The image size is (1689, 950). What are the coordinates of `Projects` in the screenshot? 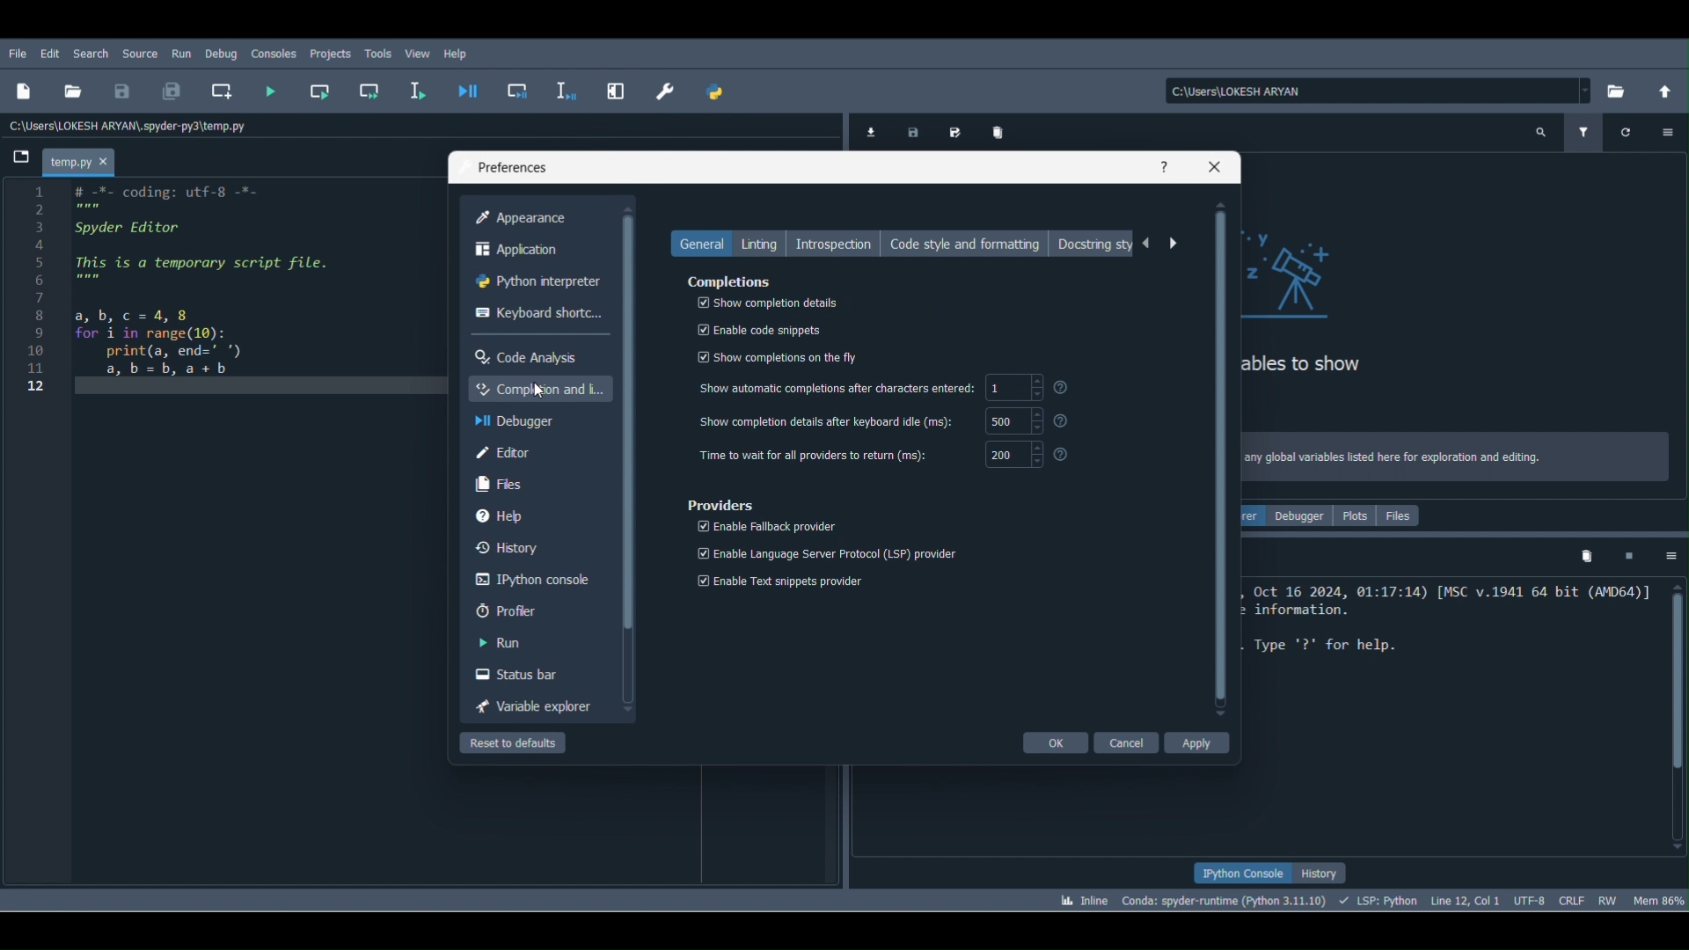 It's located at (331, 55).